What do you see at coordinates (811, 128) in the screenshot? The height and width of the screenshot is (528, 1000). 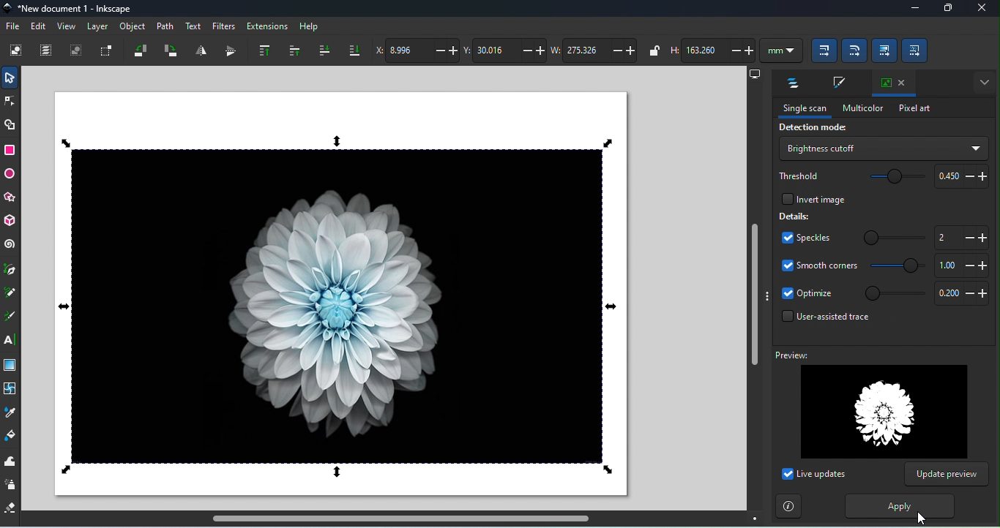 I see `Detection mode` at bounding box center [811, 128].